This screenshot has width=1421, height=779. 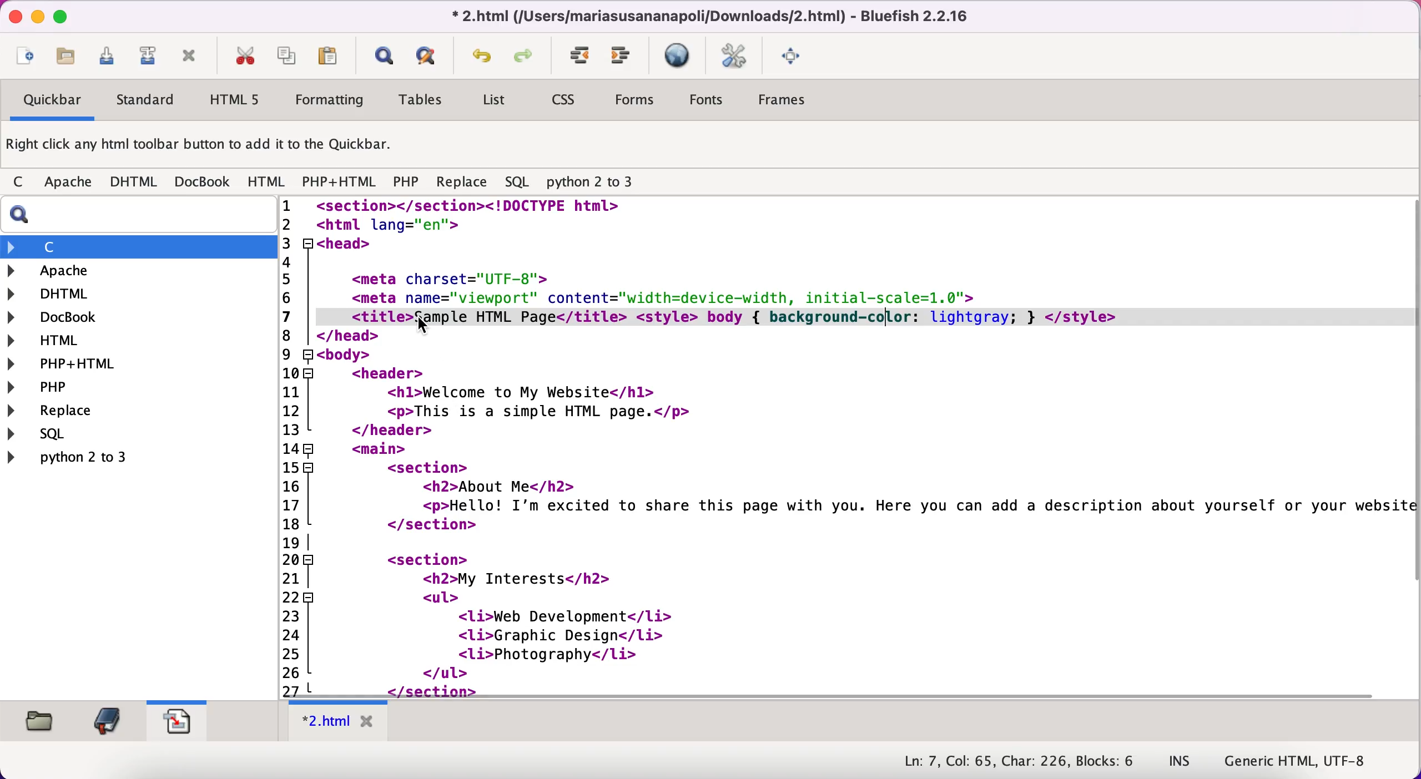 What do you see at coordinates (520, 183) in the screenshot?
I see `sql` at bounding box center [520, 183].